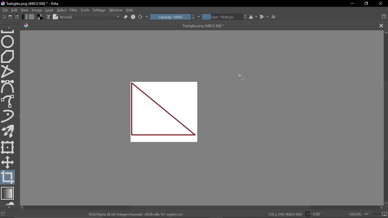  What do you see at coordinates (384, 17) in the screenshot?
I see `Choose workspace` at bounding box center [384, 17].